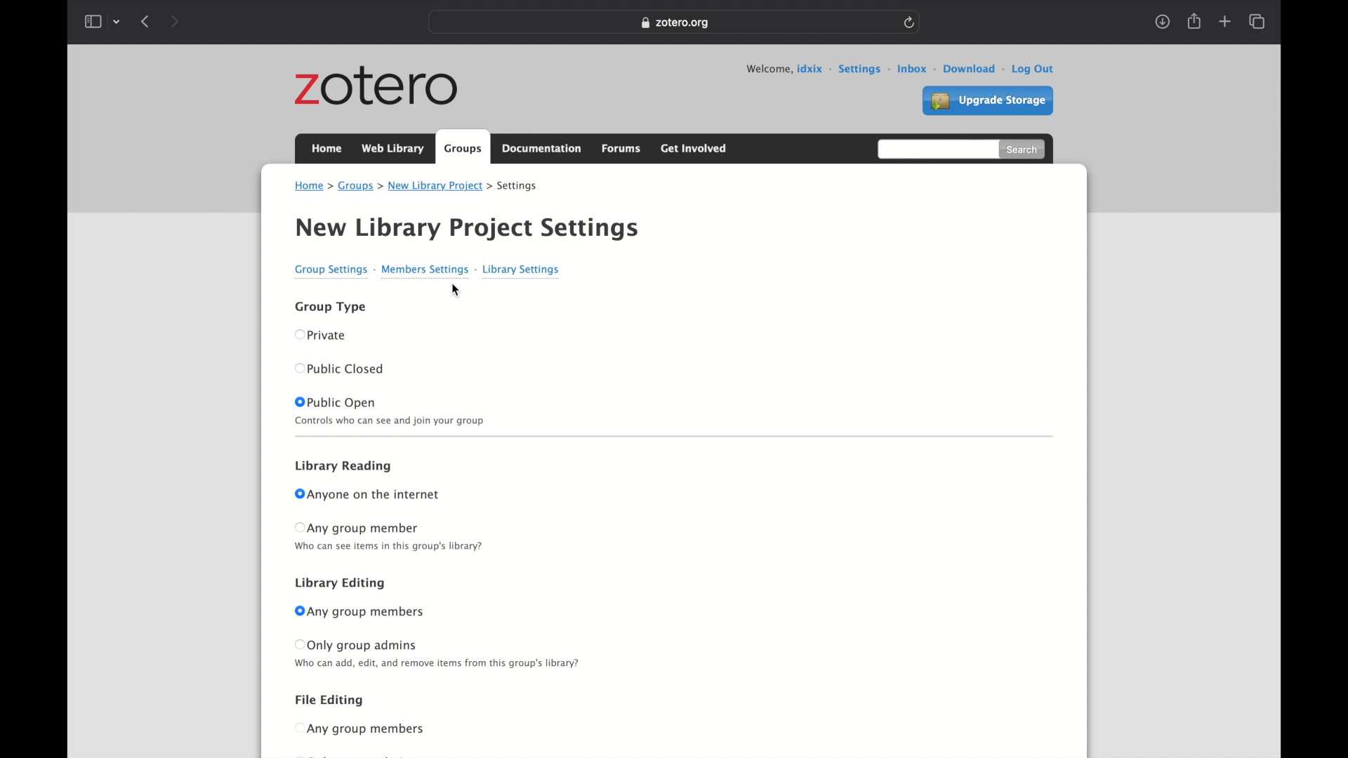  I want to click on settings, so click(864, 68).